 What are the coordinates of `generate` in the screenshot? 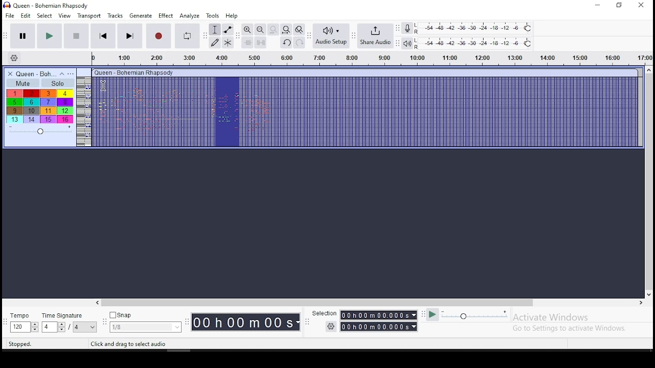 It's located at (141, 16).